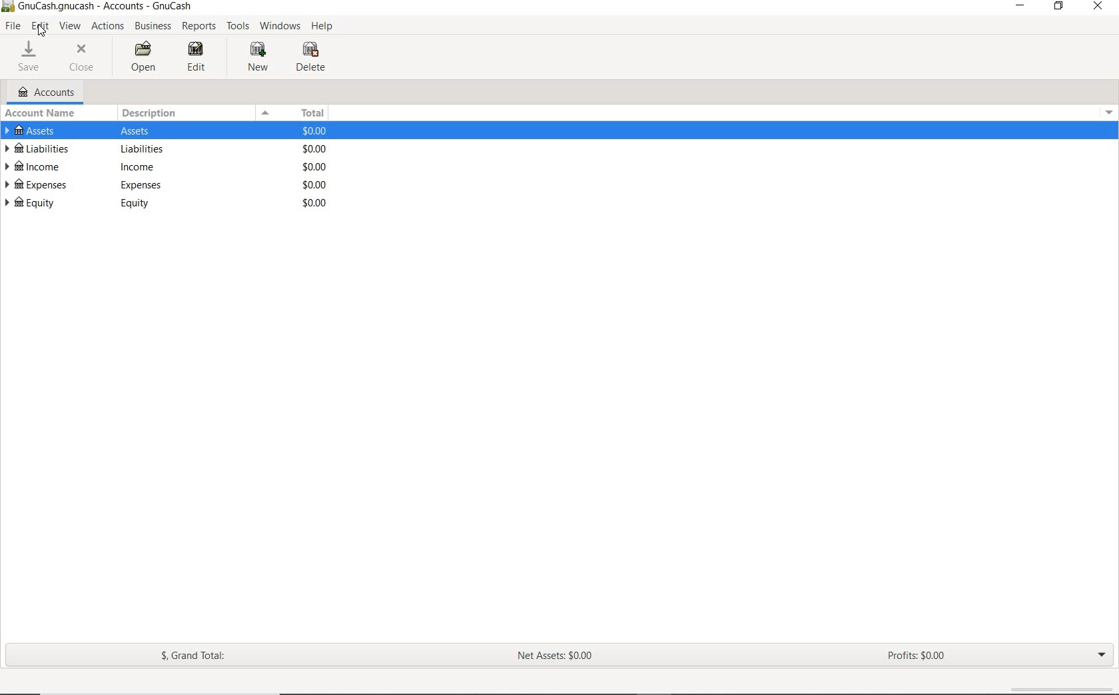  Describe the element at coordinates (1060, 7) in the screenshot. I see `RESTORE DOWN` at that location.